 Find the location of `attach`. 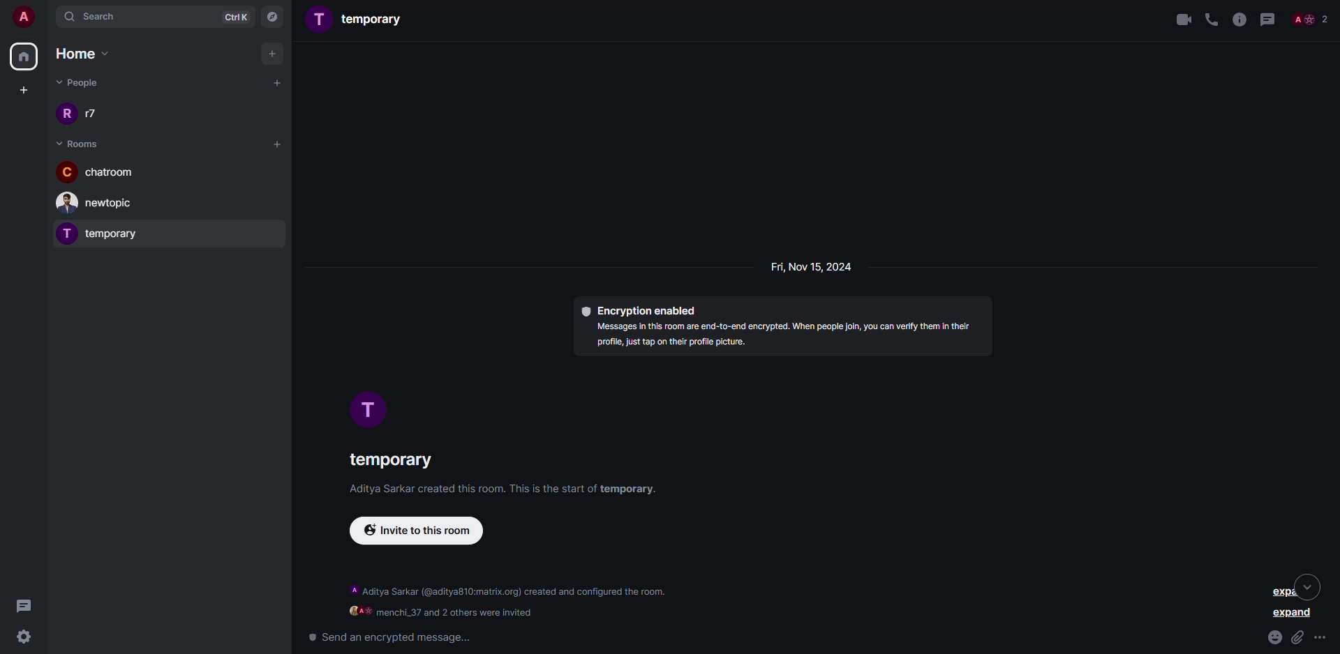

attach is located at coordinates (1298, 637).